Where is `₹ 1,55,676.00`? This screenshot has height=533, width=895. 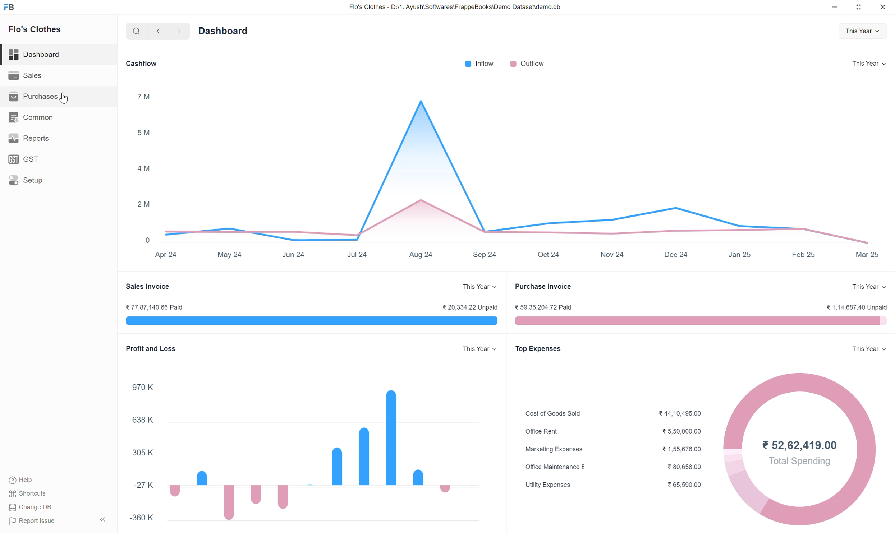
₹ 1,55,676.00 is located at coordinates (682, 450).